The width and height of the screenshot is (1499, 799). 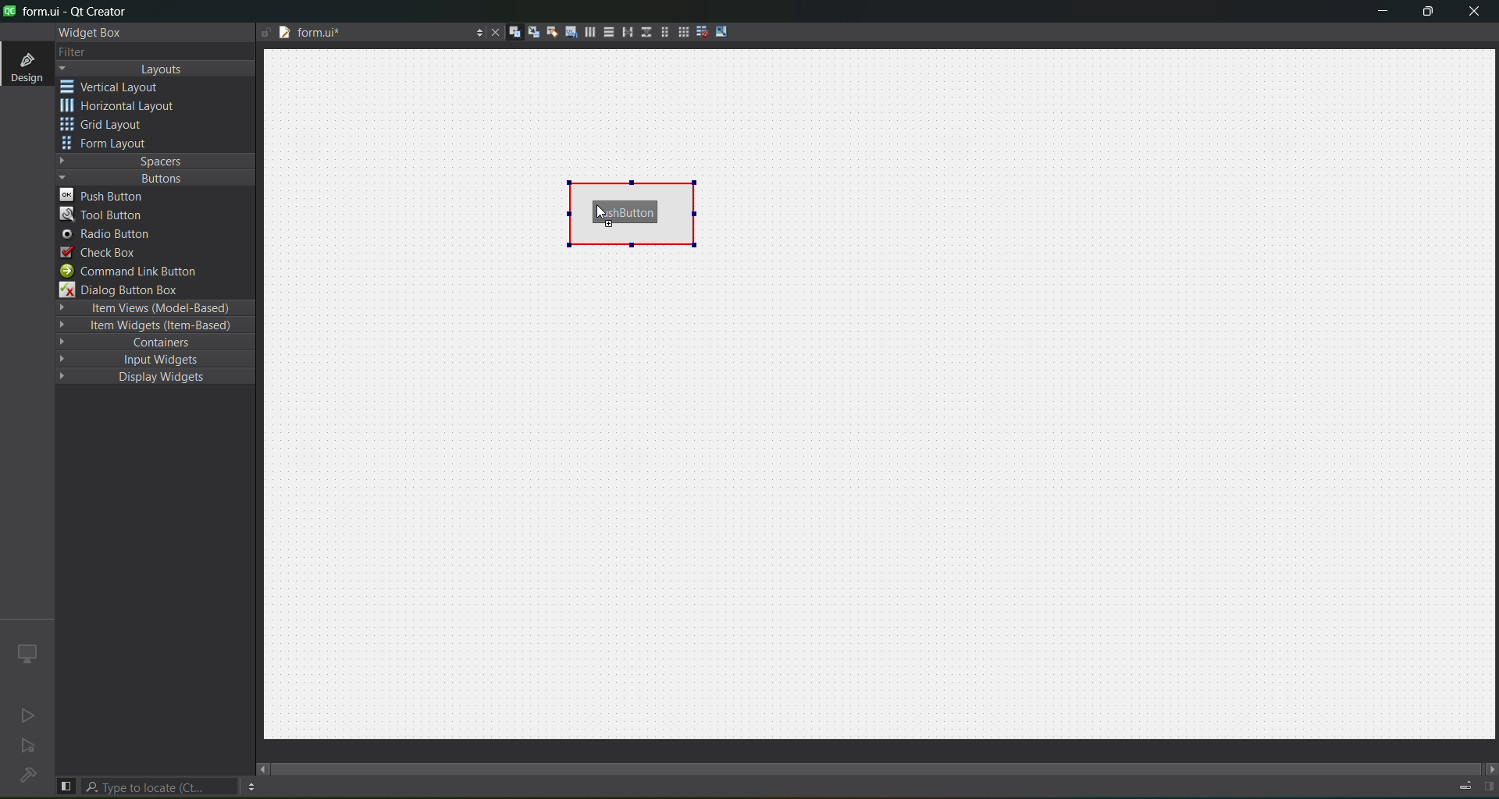 What do you see at coordinates (1426, 13) in the screenshot?
I see `maximize` at bounding box center [1426, 13].